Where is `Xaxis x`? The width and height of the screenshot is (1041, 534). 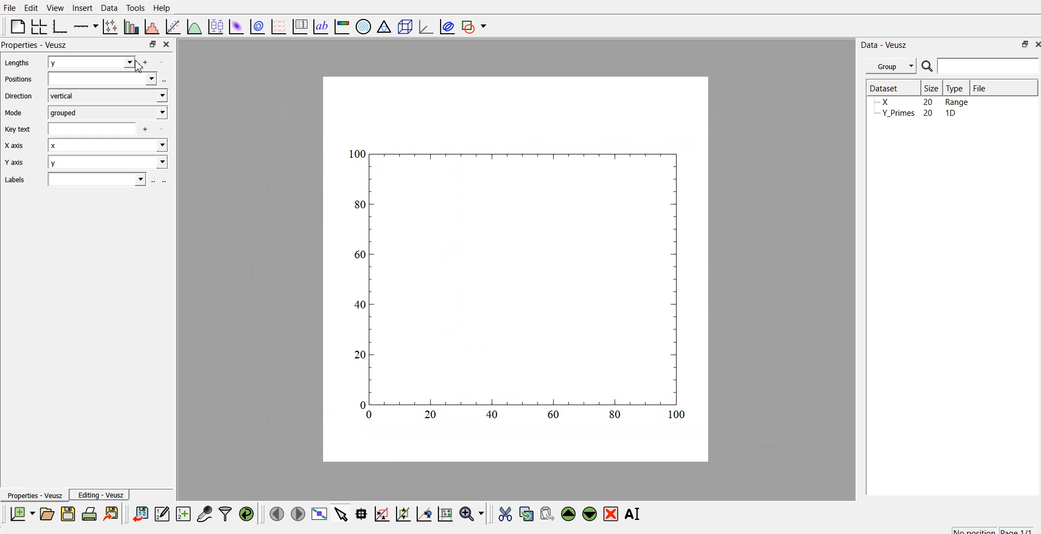
Xaxis x is located at coordinates (89, 147).